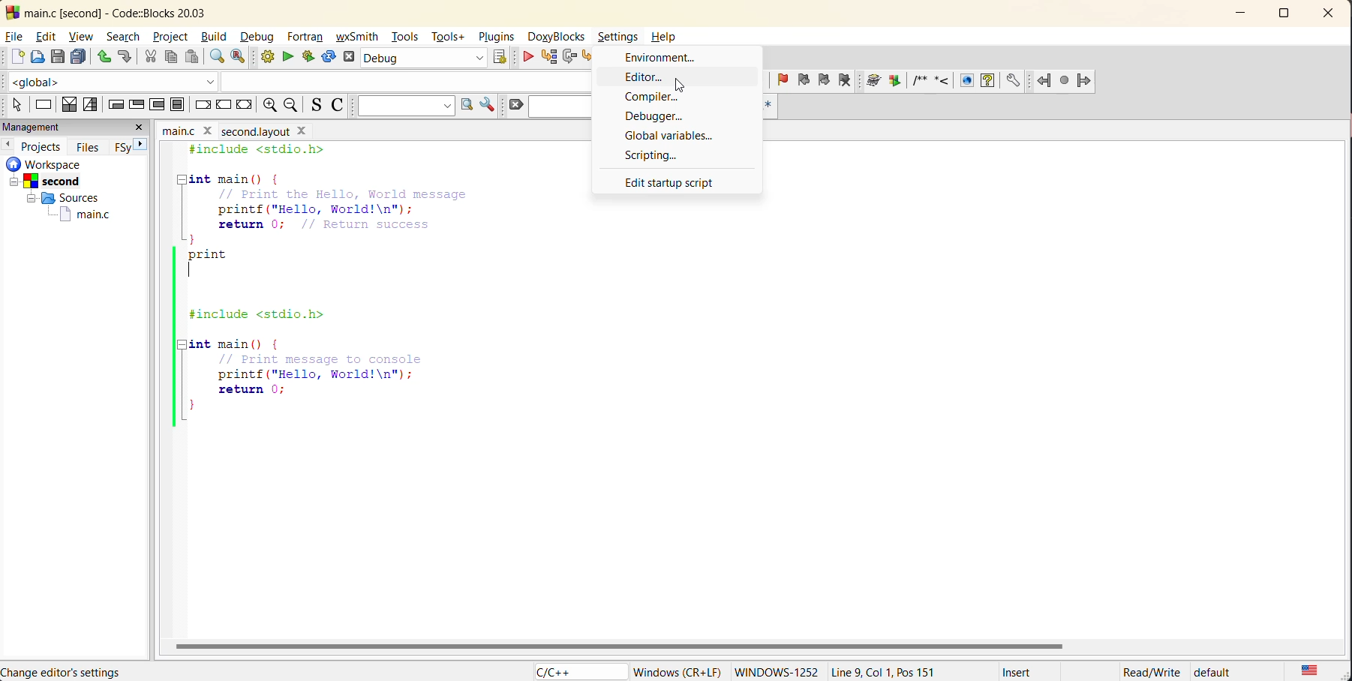 The height and width of the screenshot is (681, 1352). What do you see at coordinates (449, 35) in the screenshot?
I see `tools+` at bounding box center [449, 35].